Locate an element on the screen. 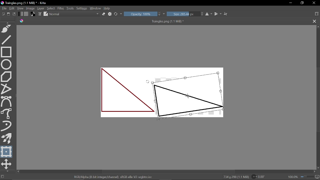 This screenshot has height=180, width=320. Rotate is located at coordinates (260, 176).